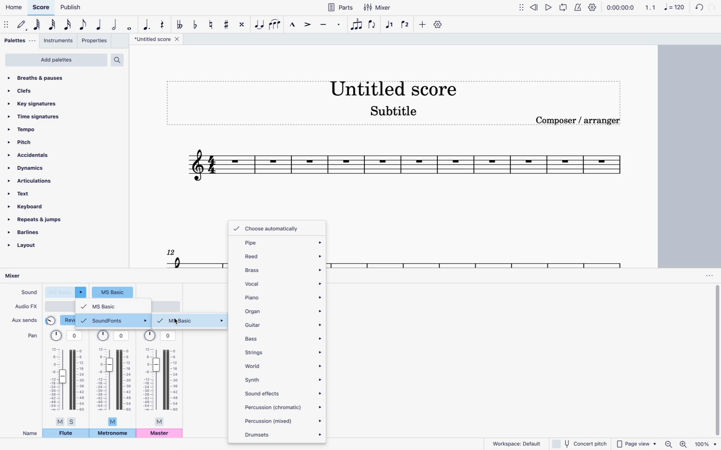 The image size is (721, 450). Describe the element at coordinates (22, 25) in the screenshot. I see `default` at that location.